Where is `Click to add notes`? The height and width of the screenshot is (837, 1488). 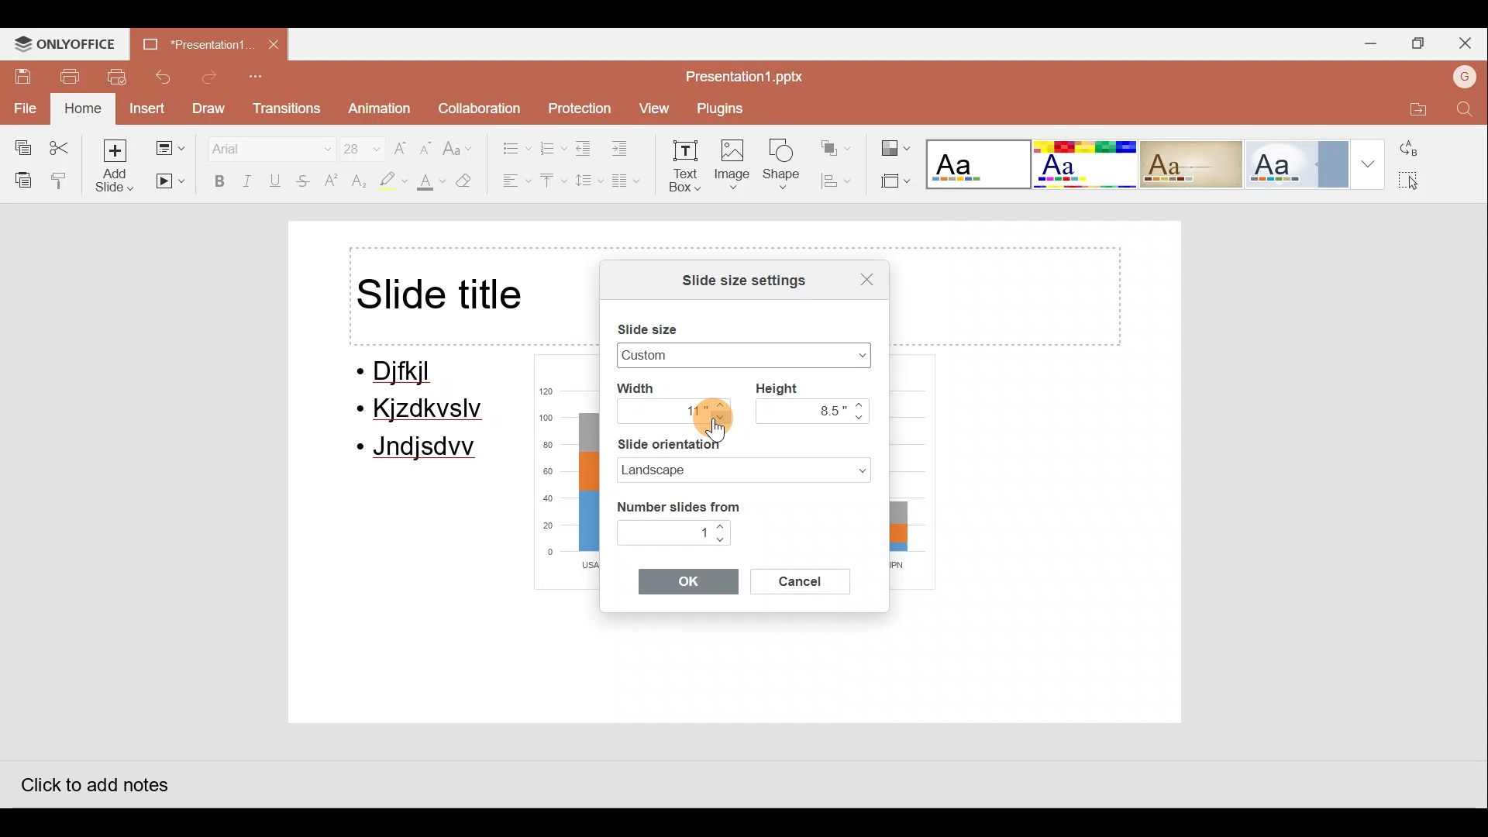 Click to add notes is located at coordinates (92, 780).